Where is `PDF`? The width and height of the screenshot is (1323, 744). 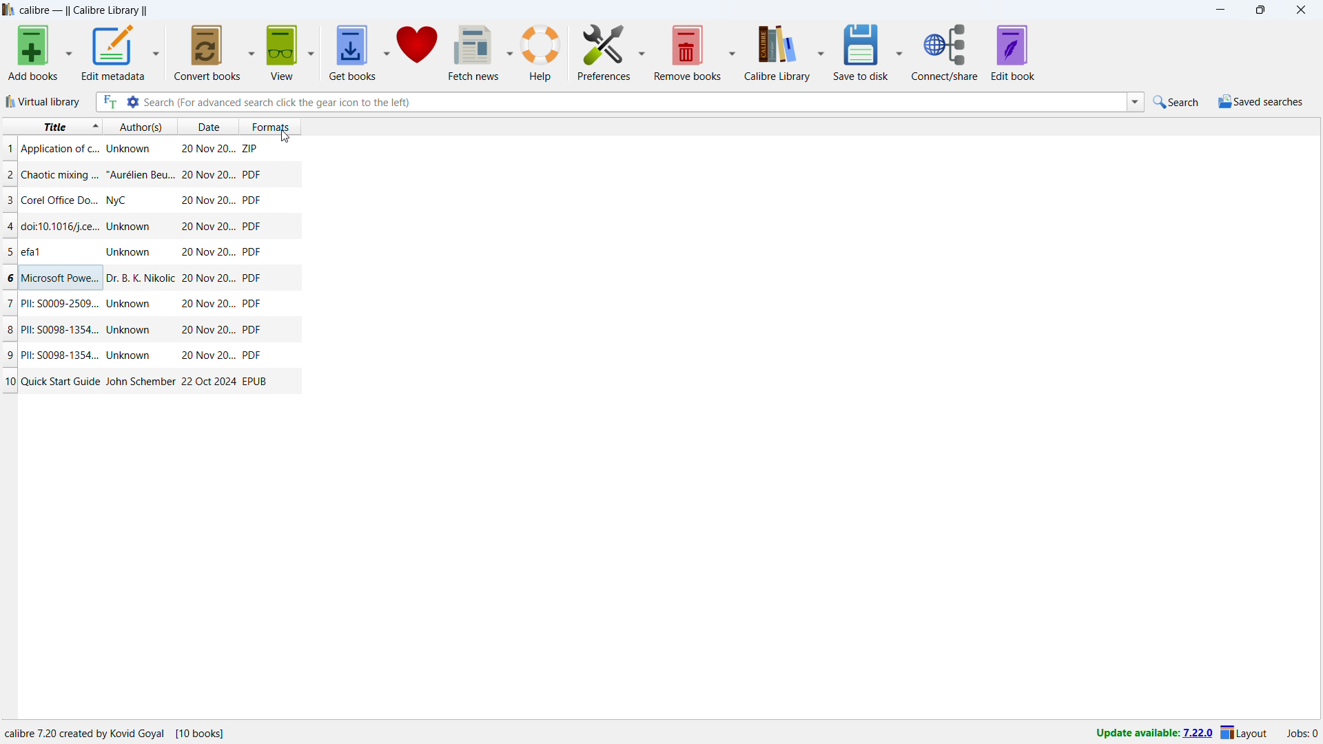 PDF is located at coordinates (252, 226).